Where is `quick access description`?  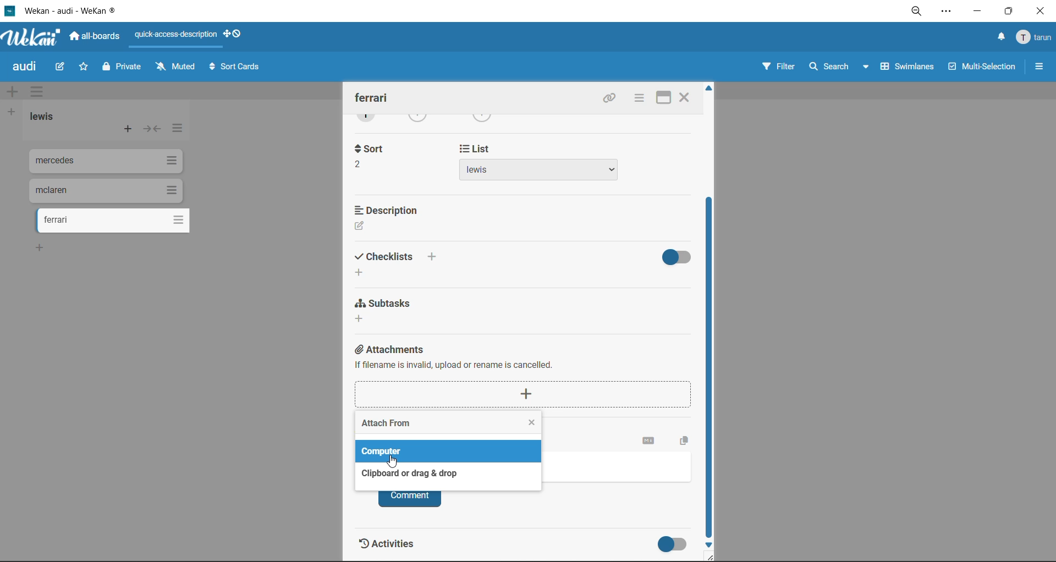 quick access description is located at coordinates (174, 38).